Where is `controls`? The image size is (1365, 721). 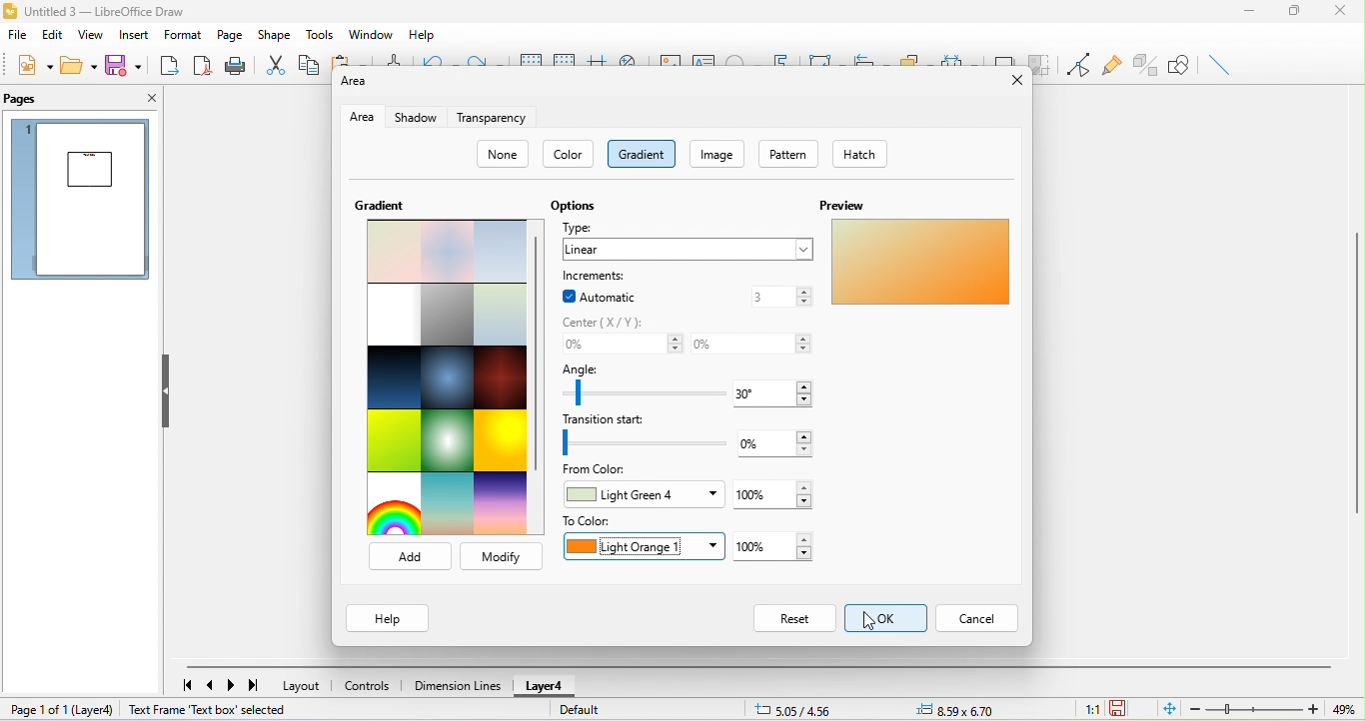 controls is located at coordinates (368, 687).